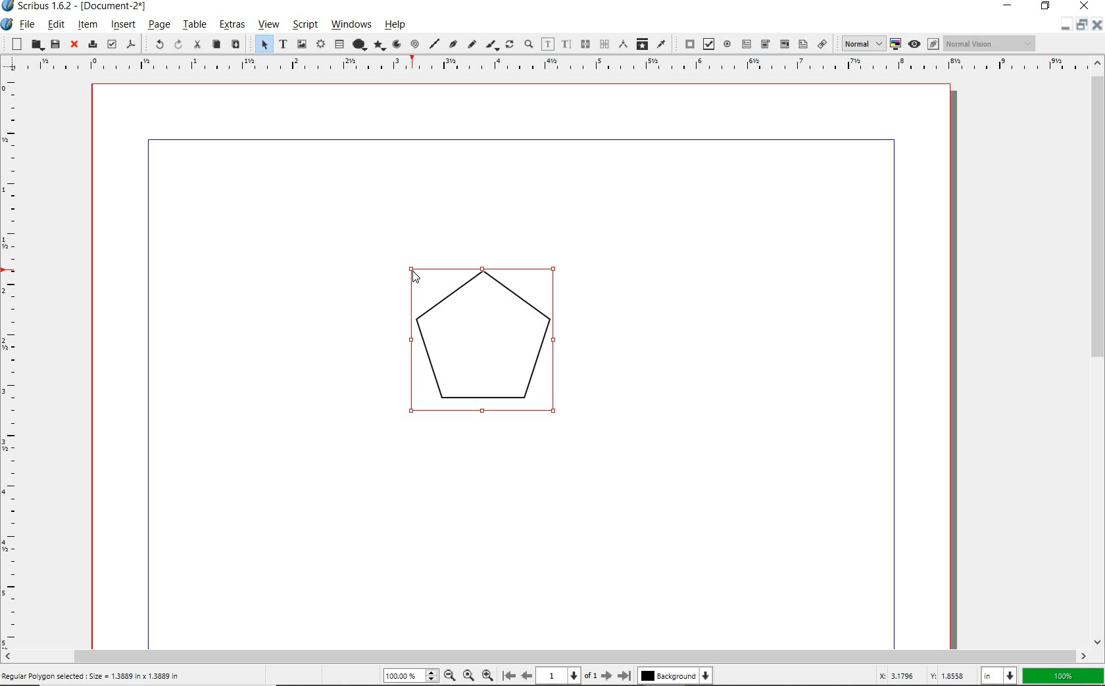 The height and width of the screenshot is (686, 1105). What do you see at coordinates (601, 675) in the screenshot?
I see `Move to next page` at bounding box center [601, 675].